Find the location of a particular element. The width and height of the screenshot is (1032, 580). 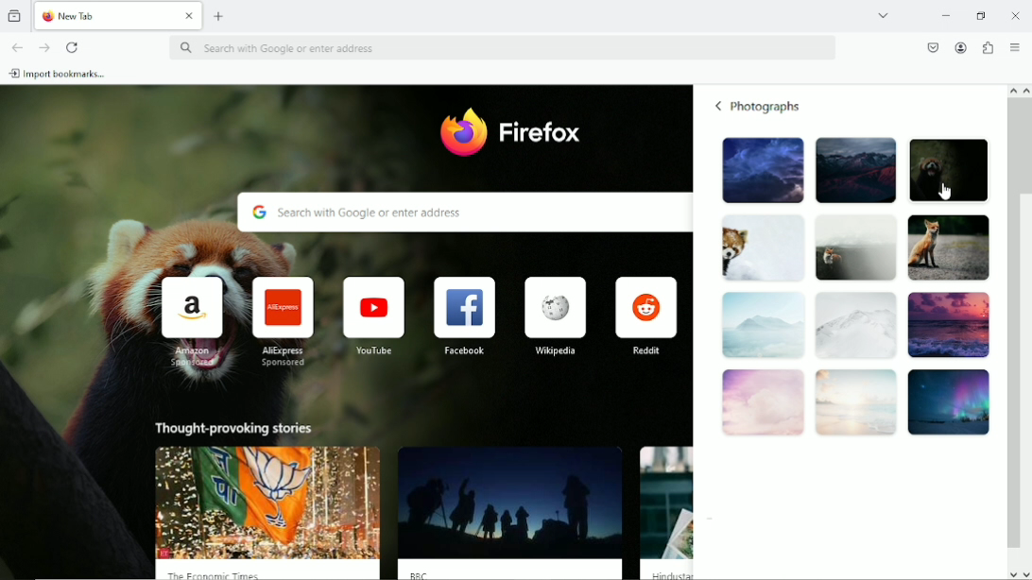

scroll down is located at coordinates (1025, 574).